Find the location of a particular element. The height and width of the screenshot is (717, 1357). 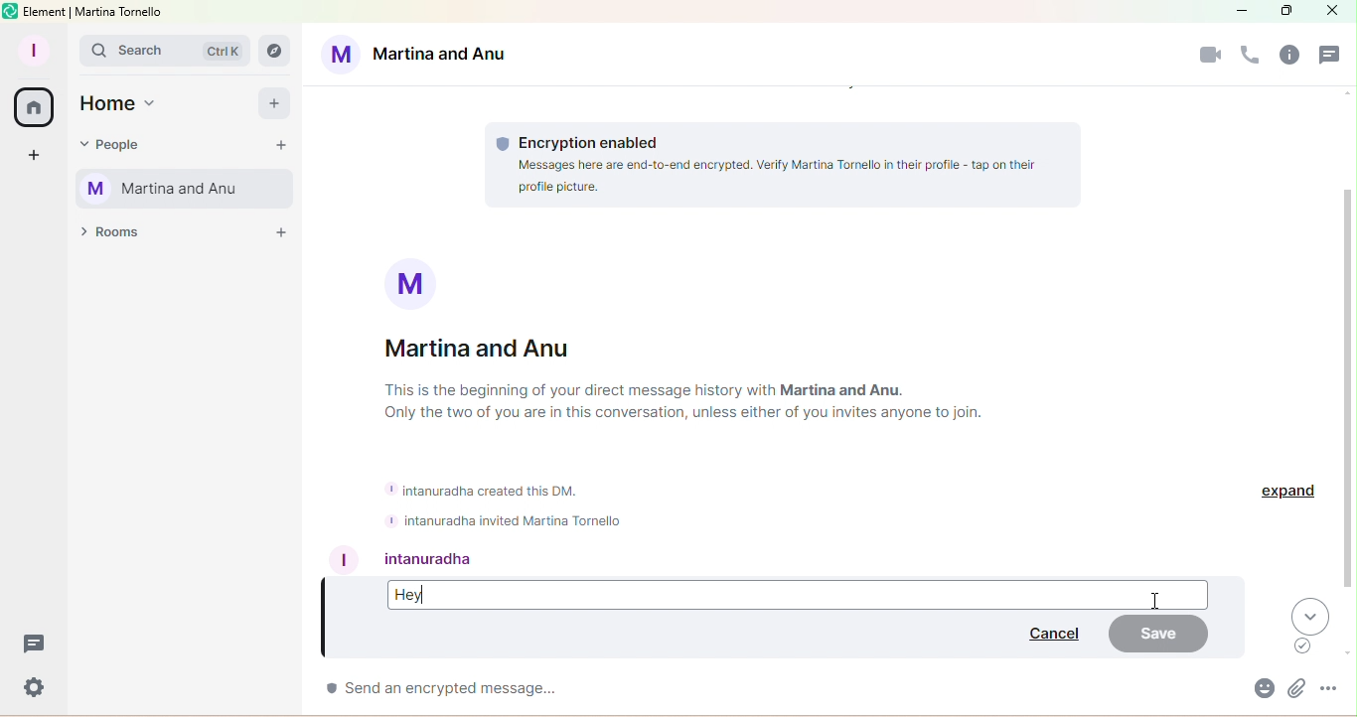

Home is located at coordinates (123, 104).